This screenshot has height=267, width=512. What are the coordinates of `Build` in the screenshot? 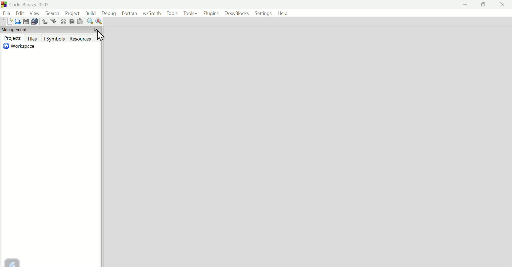 It's located at (90, 13).